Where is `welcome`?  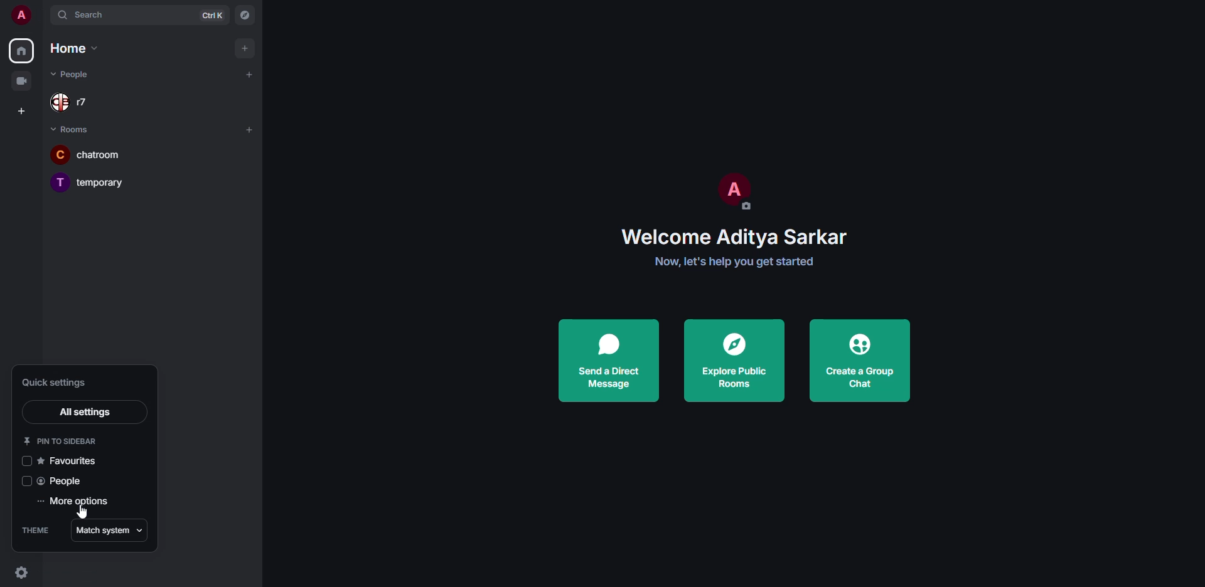 welcome is located at coordinates (736, 236).